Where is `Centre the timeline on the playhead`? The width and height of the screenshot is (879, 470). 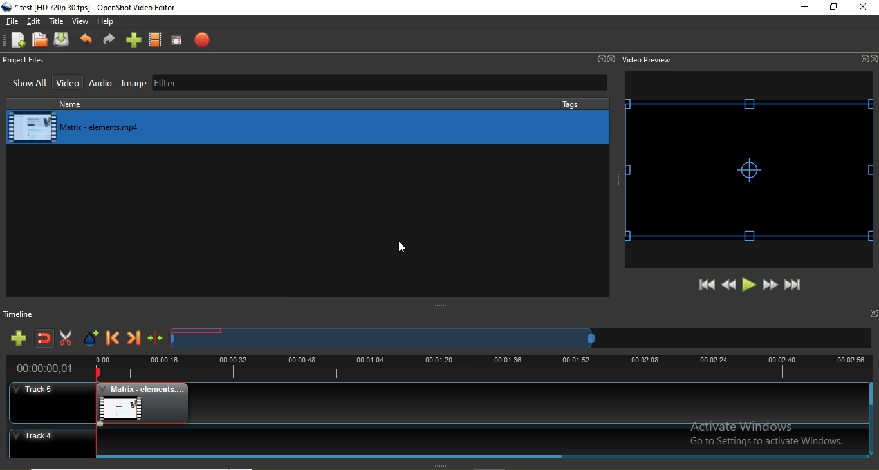 Centre the timeline on the playhead is located at coordinates (156, 341).